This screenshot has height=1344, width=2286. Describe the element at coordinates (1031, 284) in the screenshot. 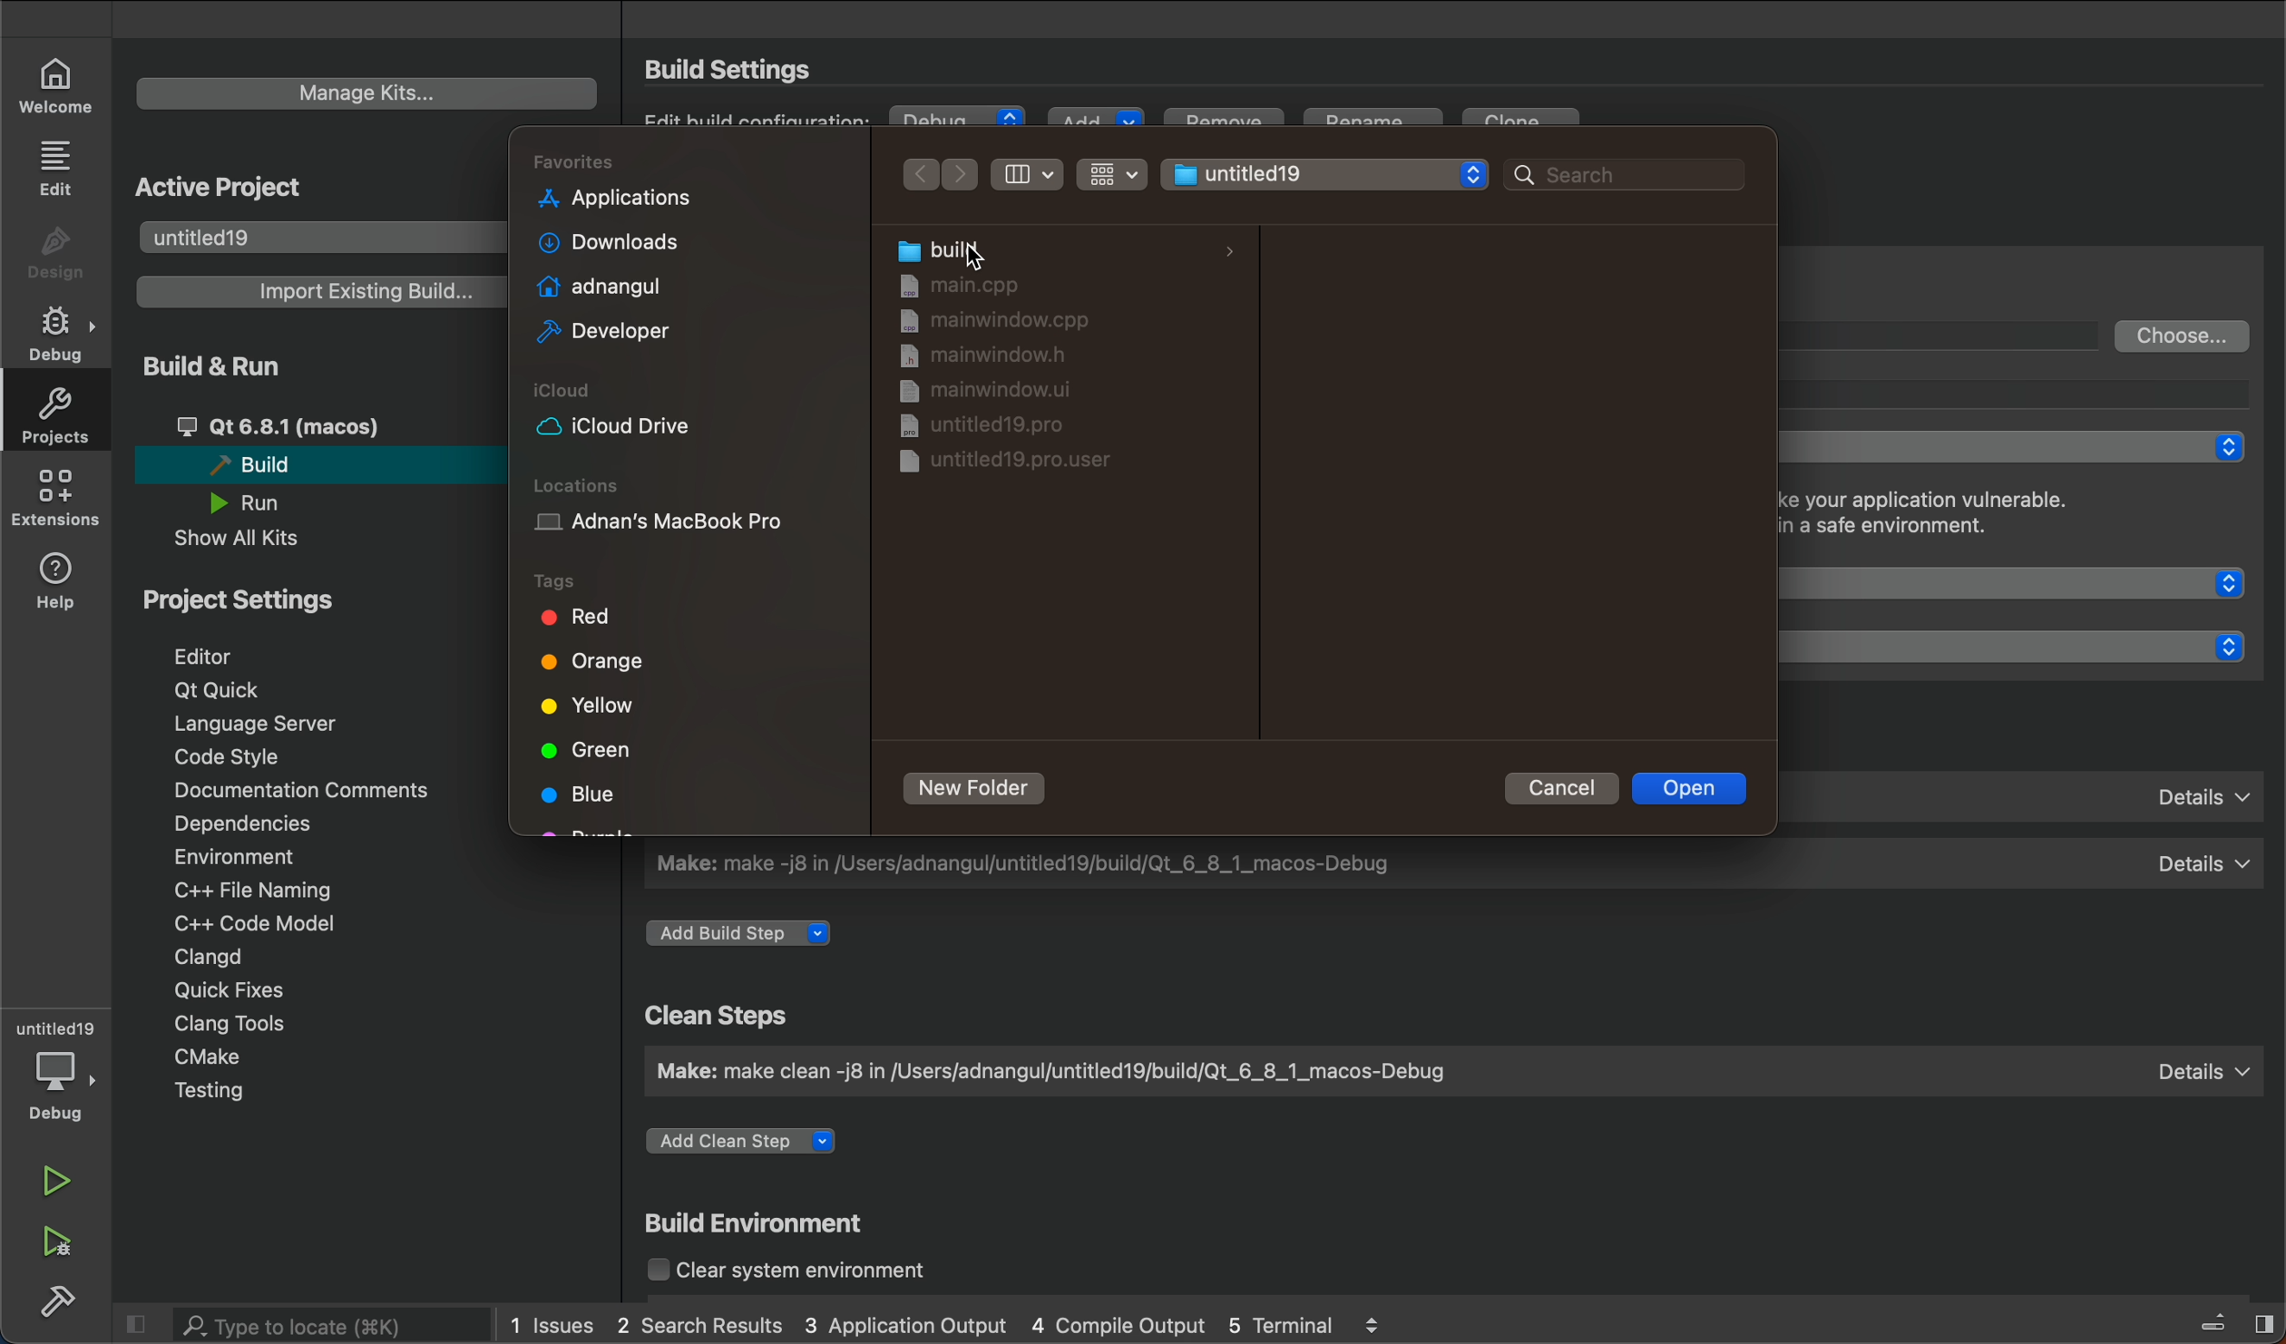

I see `folder` at that location.